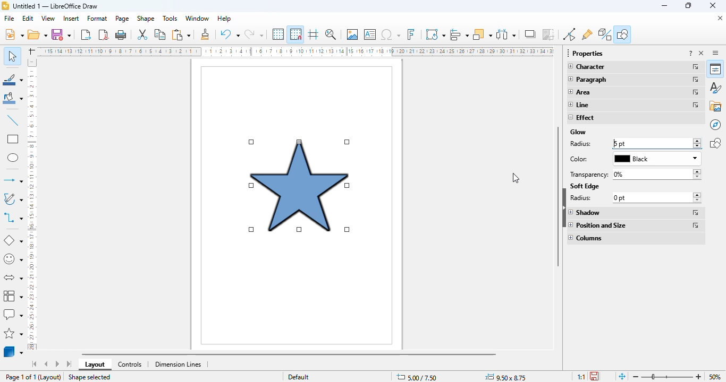 The image size is (726, 382). What do you see at coordinates (656, 197) in the screenshot?
I see `0 pt` at bounding box center [656, 197].